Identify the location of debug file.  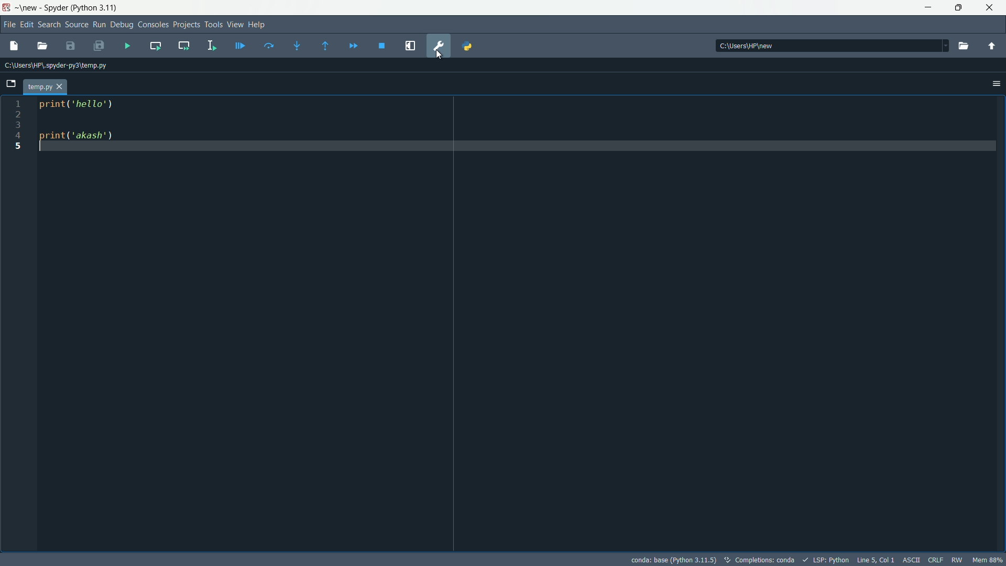
(240, 45).